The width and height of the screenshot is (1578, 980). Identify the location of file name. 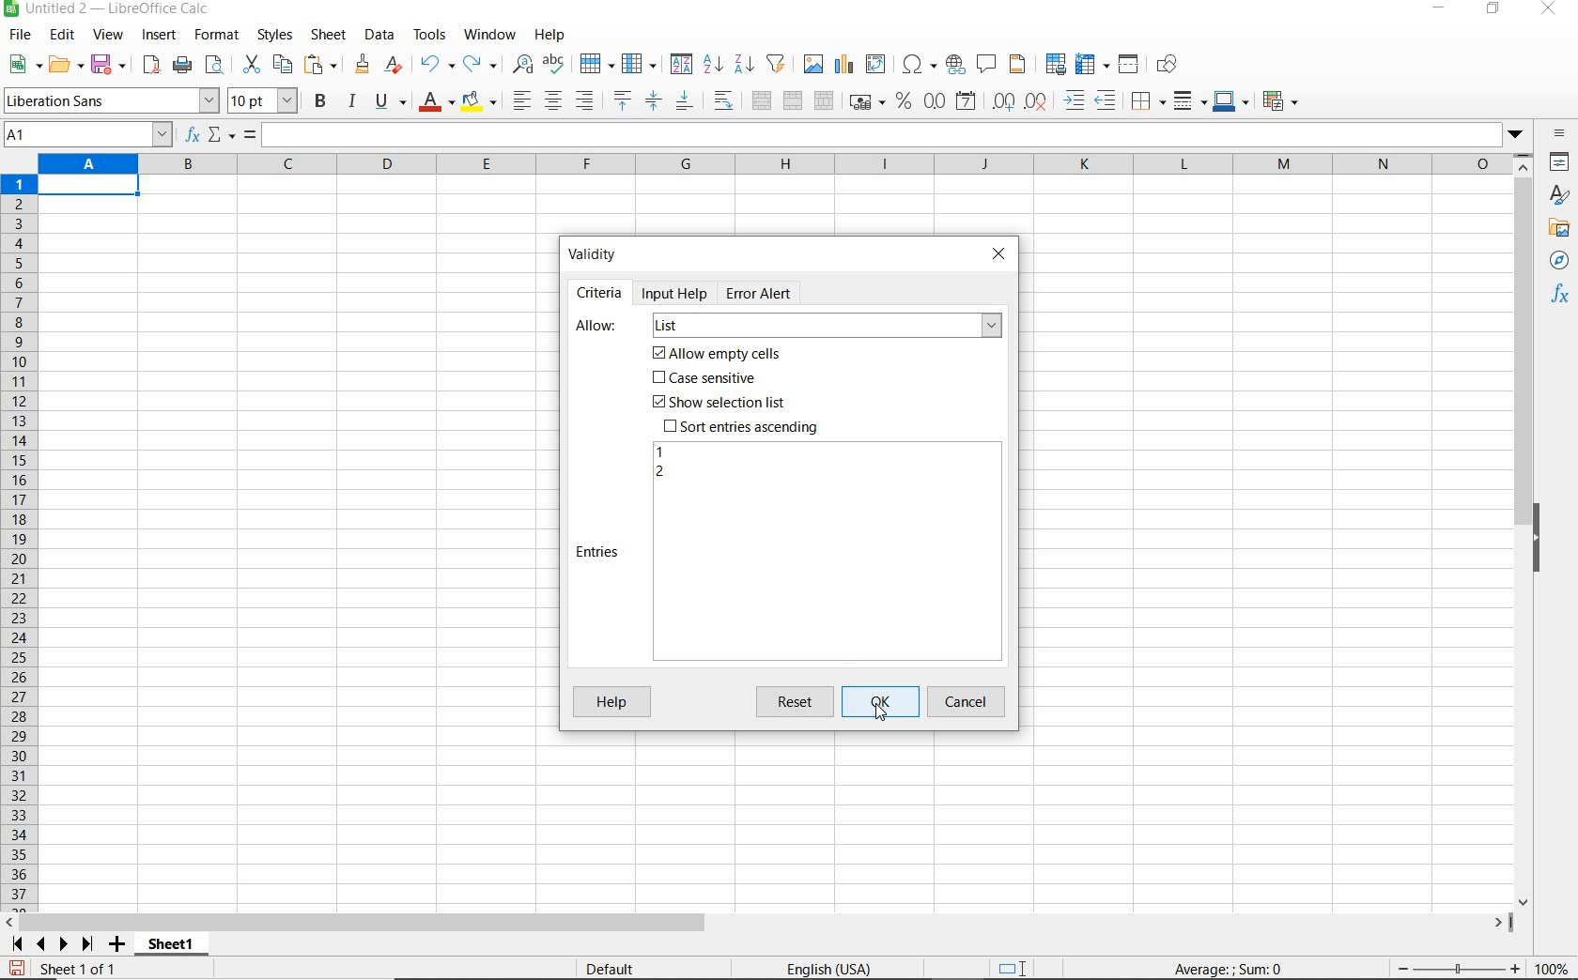
(107, 10).